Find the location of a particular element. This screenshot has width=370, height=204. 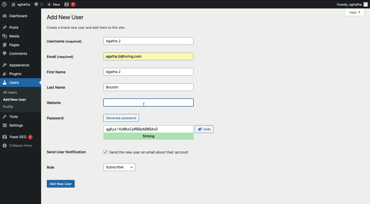

Posts is located at coordinates (12, 27).